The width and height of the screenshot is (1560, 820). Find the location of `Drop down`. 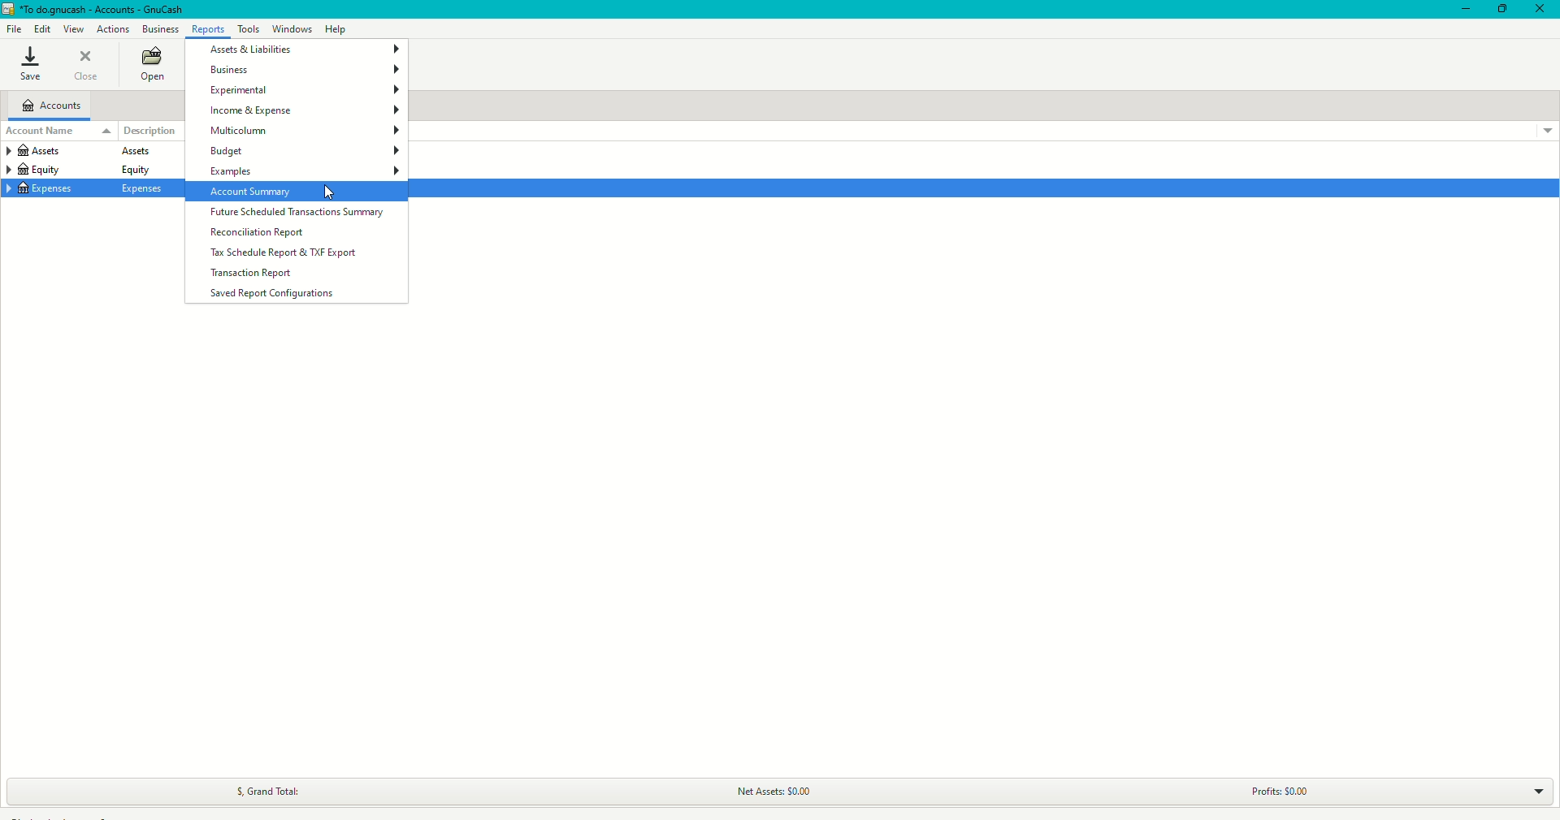

Drop down is located at coordinates (1536, 790).